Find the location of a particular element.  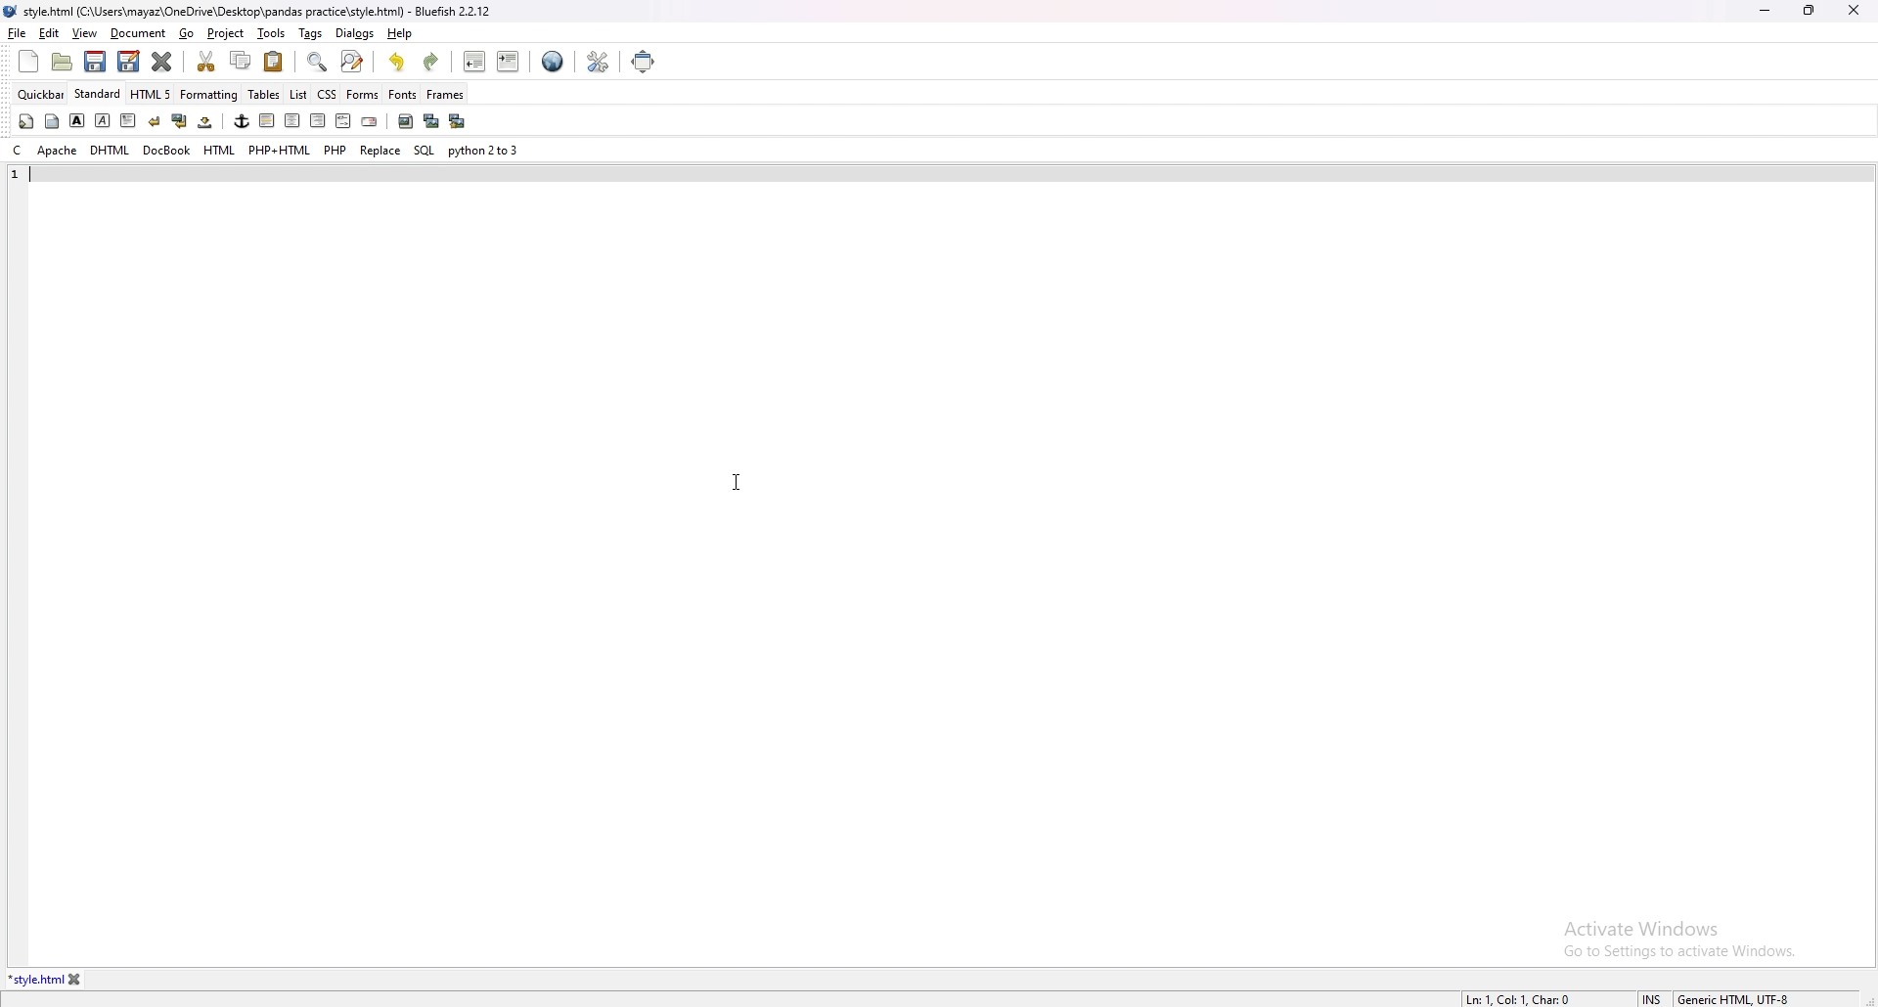

center is located at coordinates (291, 121).